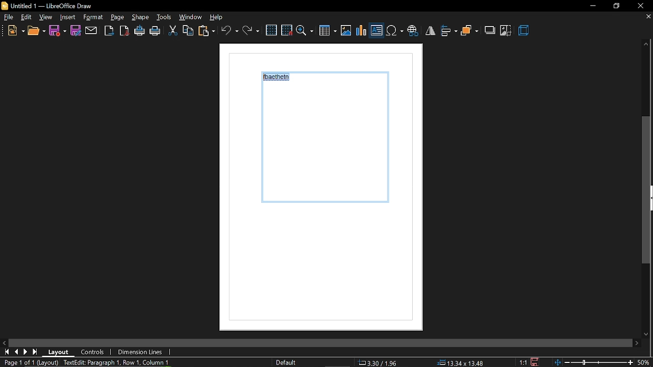 The image size is (653, 367). Describe the element at coordinates (139, 353) in the screenshot. I see `dimension lines` at that location.